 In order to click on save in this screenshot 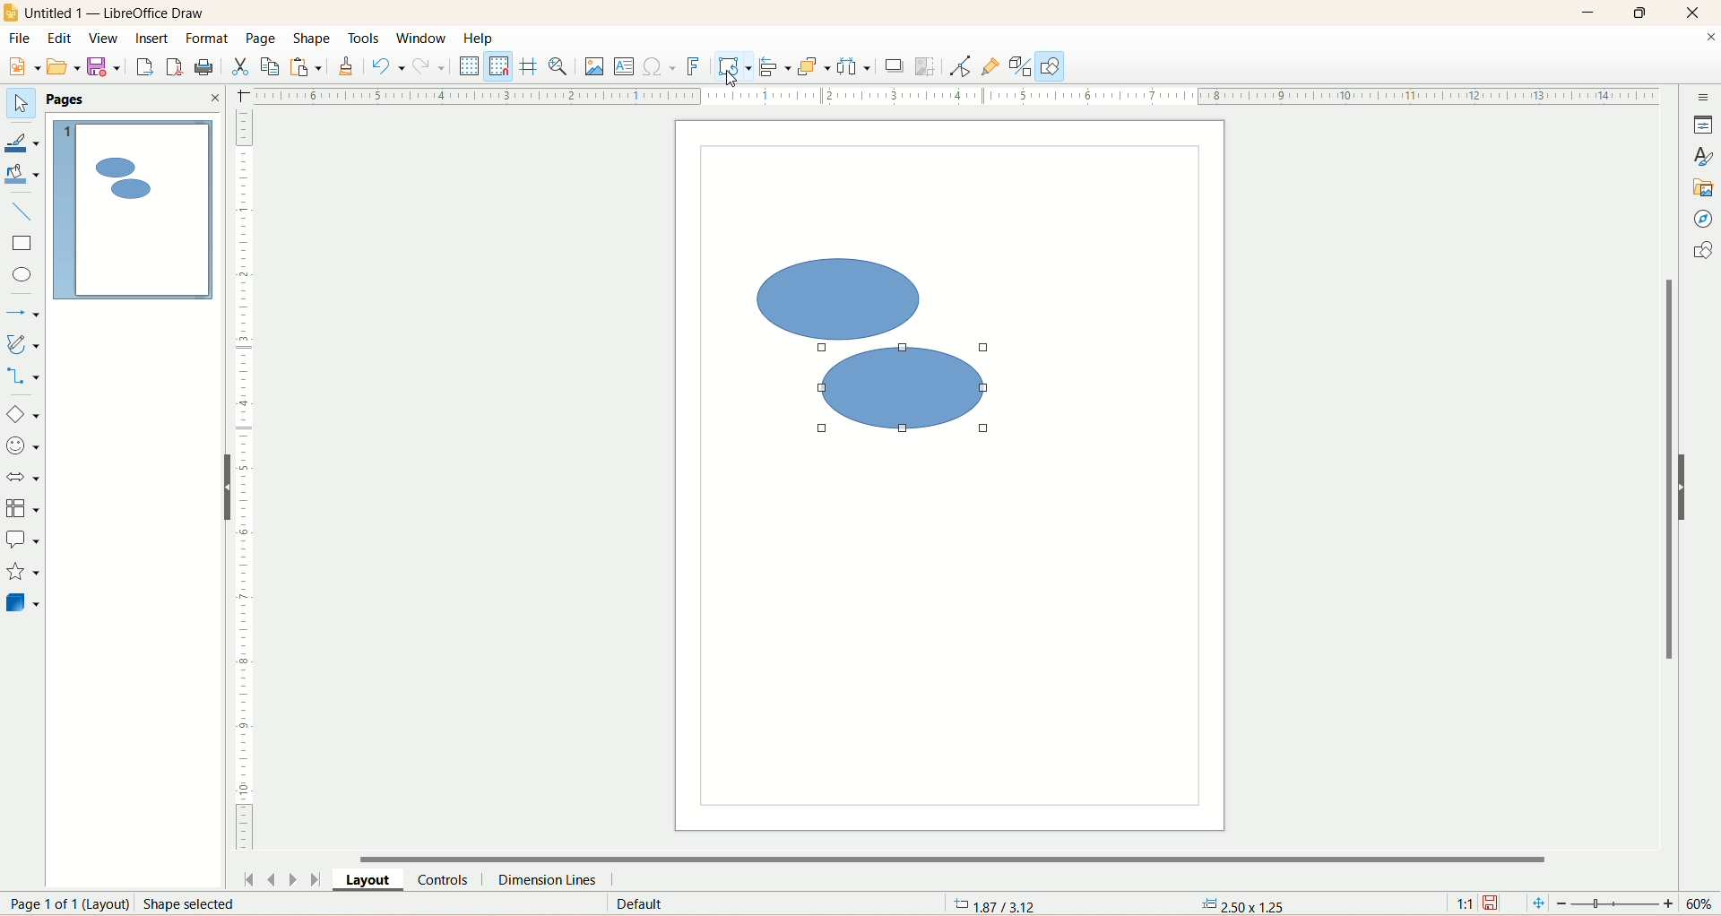, I will do `click(1493, 903)`.